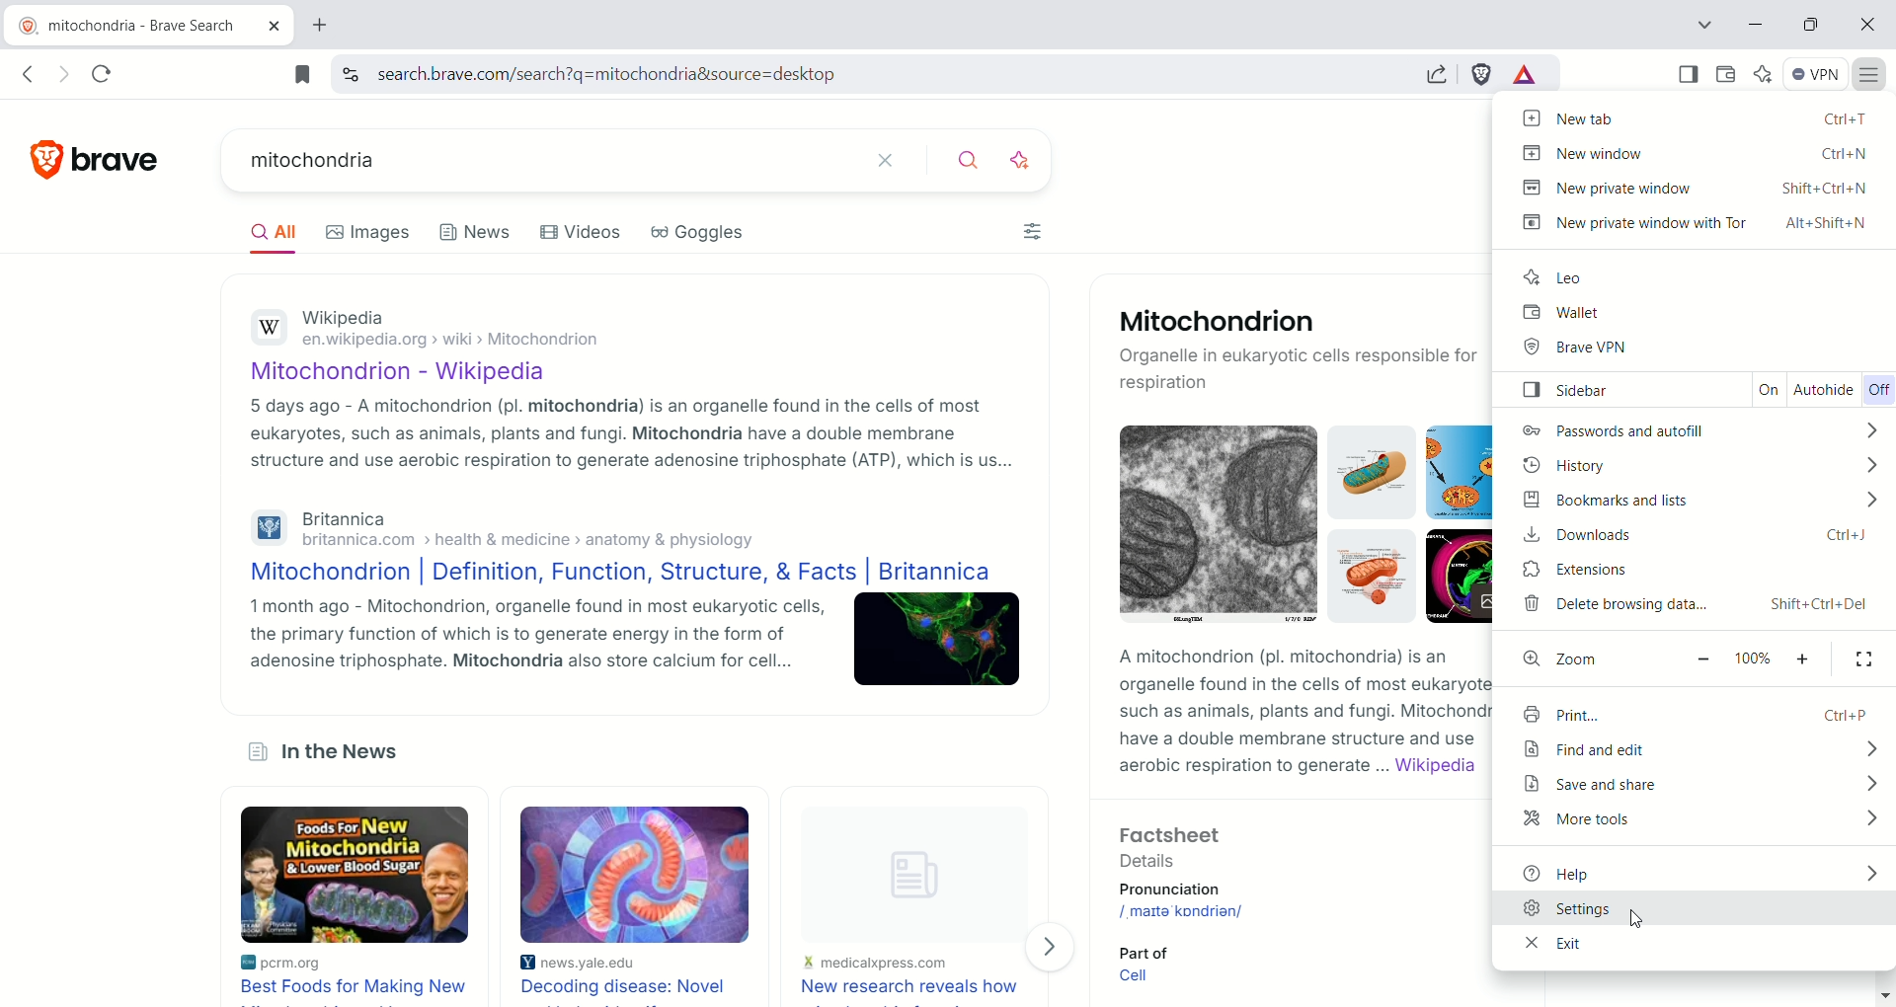 The image size is (1896, 1007). Describe the element at coordinates (1768, 389) in the screenshot. I see `on` at that location.